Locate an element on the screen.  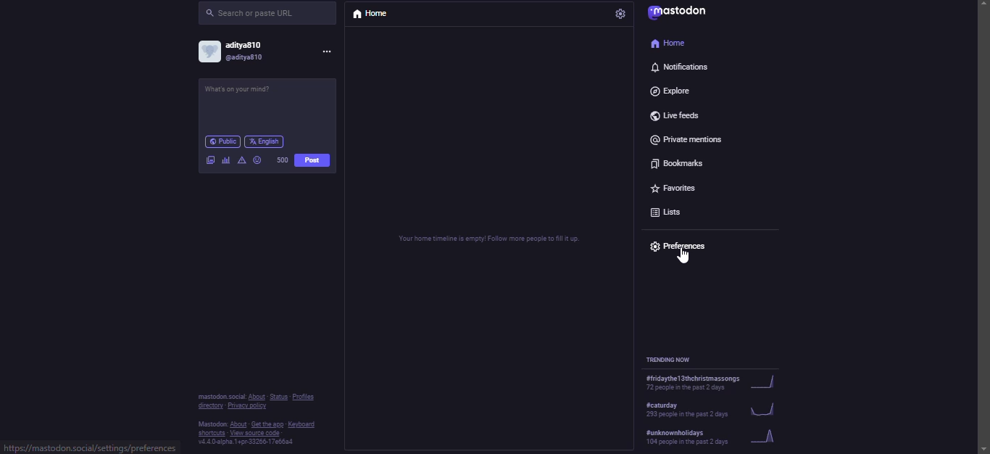
preferences is located at coordinates (682, 247).